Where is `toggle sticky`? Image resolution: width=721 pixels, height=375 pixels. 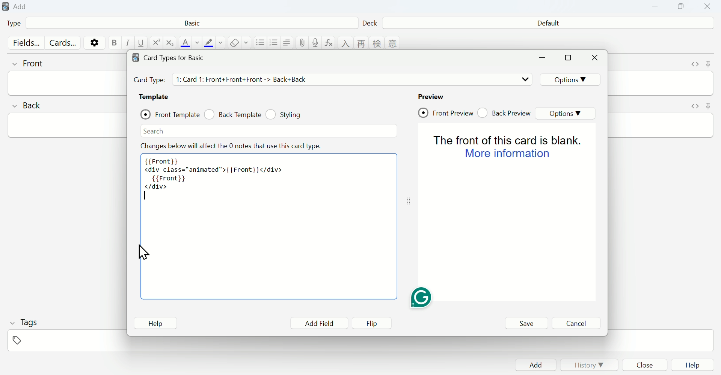 toggle sticky is located at coordinates (708, 64).